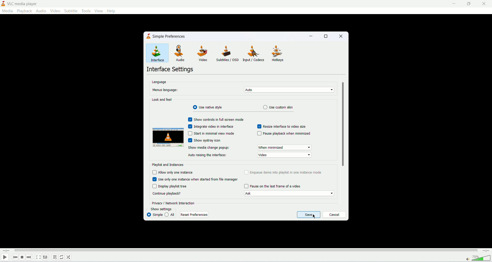  What do you see at coordinates (155, 54) in the screenshot?
I see `interface` at bounding box center [155, 54].